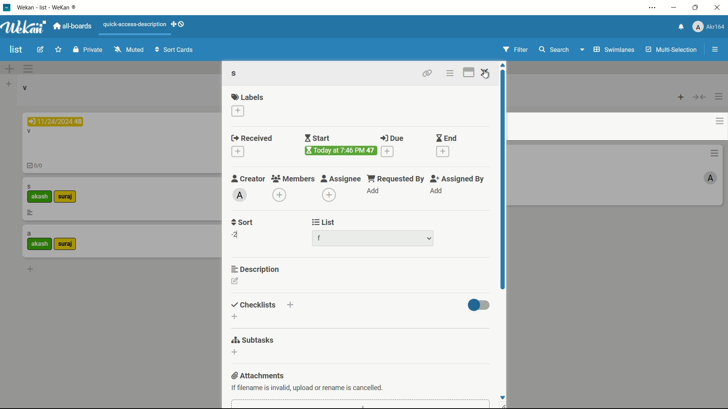 The height and width of the screenshot is (409, 728). I want to click on admin, so click(710, 169).